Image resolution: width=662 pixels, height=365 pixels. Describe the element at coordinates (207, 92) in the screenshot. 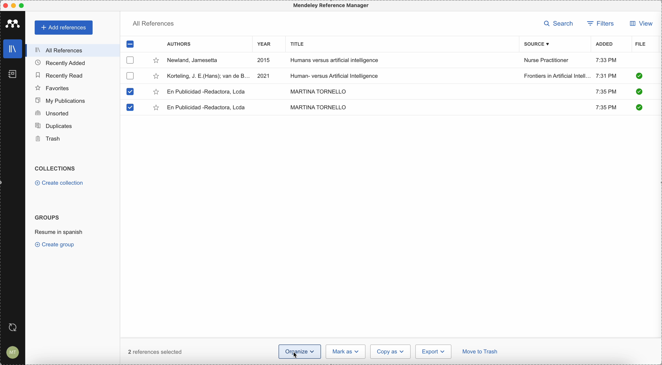

I see `En Publicidad-Redactora, Lcda` at that location.